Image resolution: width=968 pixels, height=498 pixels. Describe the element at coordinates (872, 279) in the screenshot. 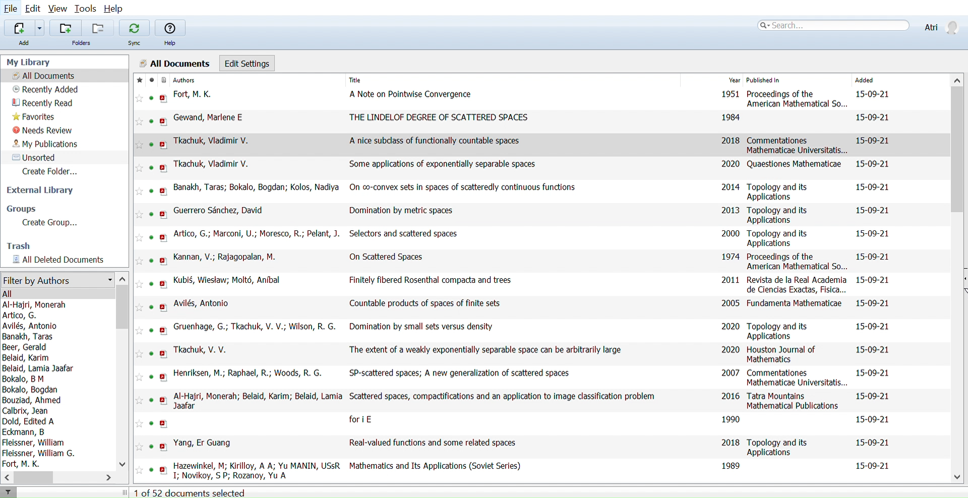

I see `15-09-21` at that location.